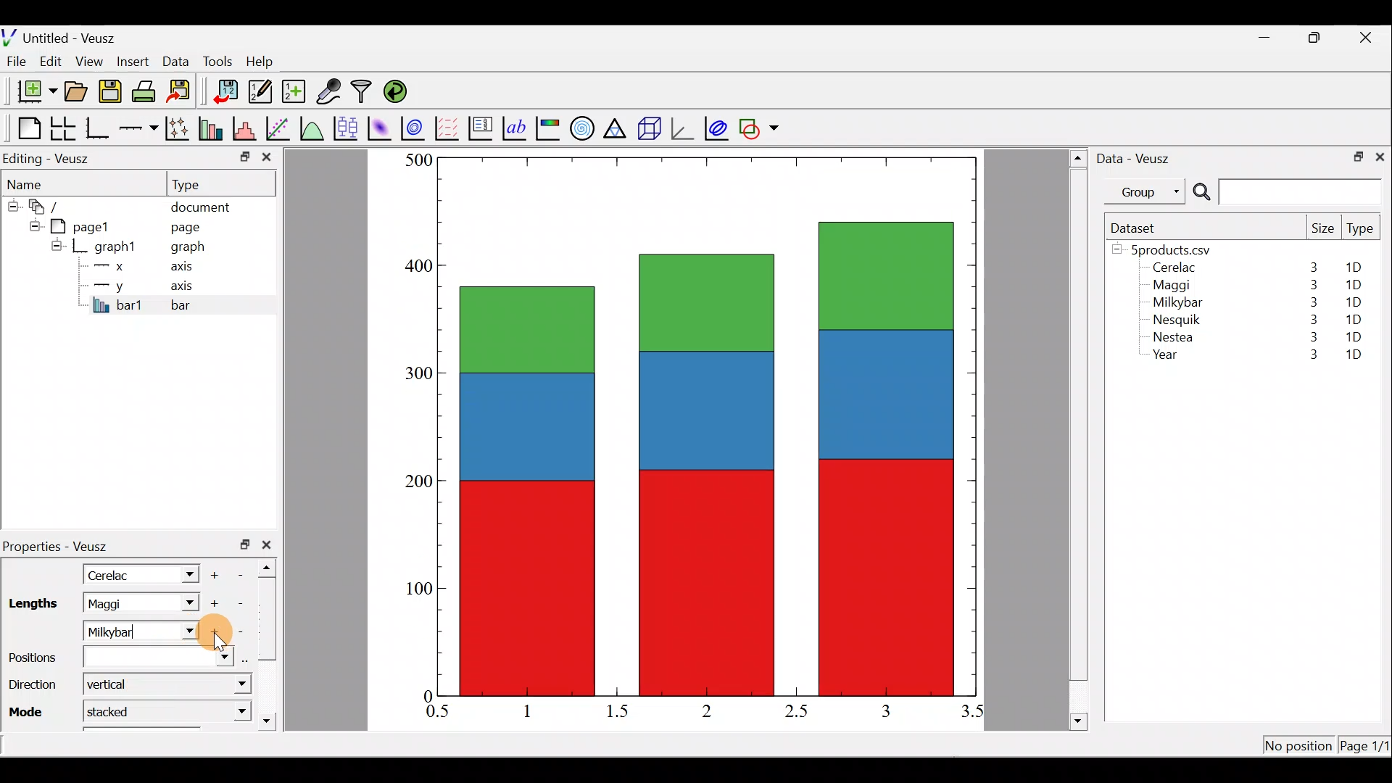 The width and height of the screenshot is (1392, 783). Describe the element at coordinates (312, 128) in the screenshot. I see `Plot a function` at that location.